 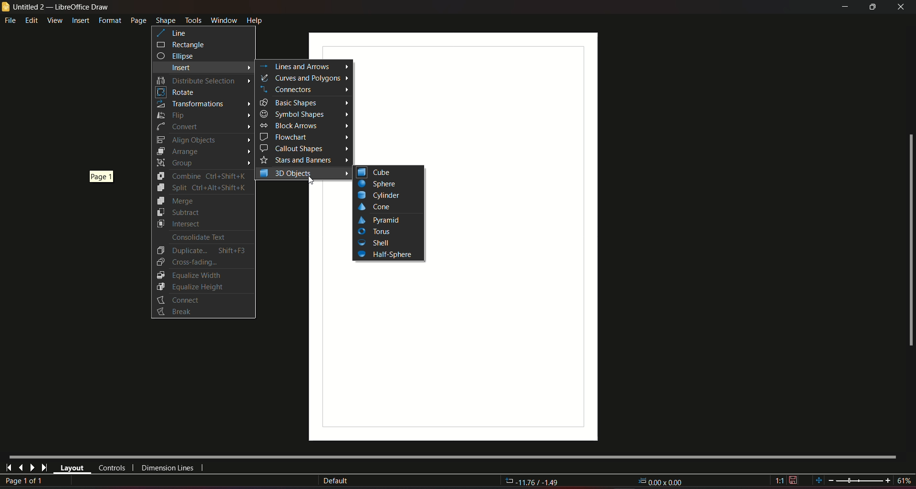 I want to click on ellipse, so click(x=177, y=56).